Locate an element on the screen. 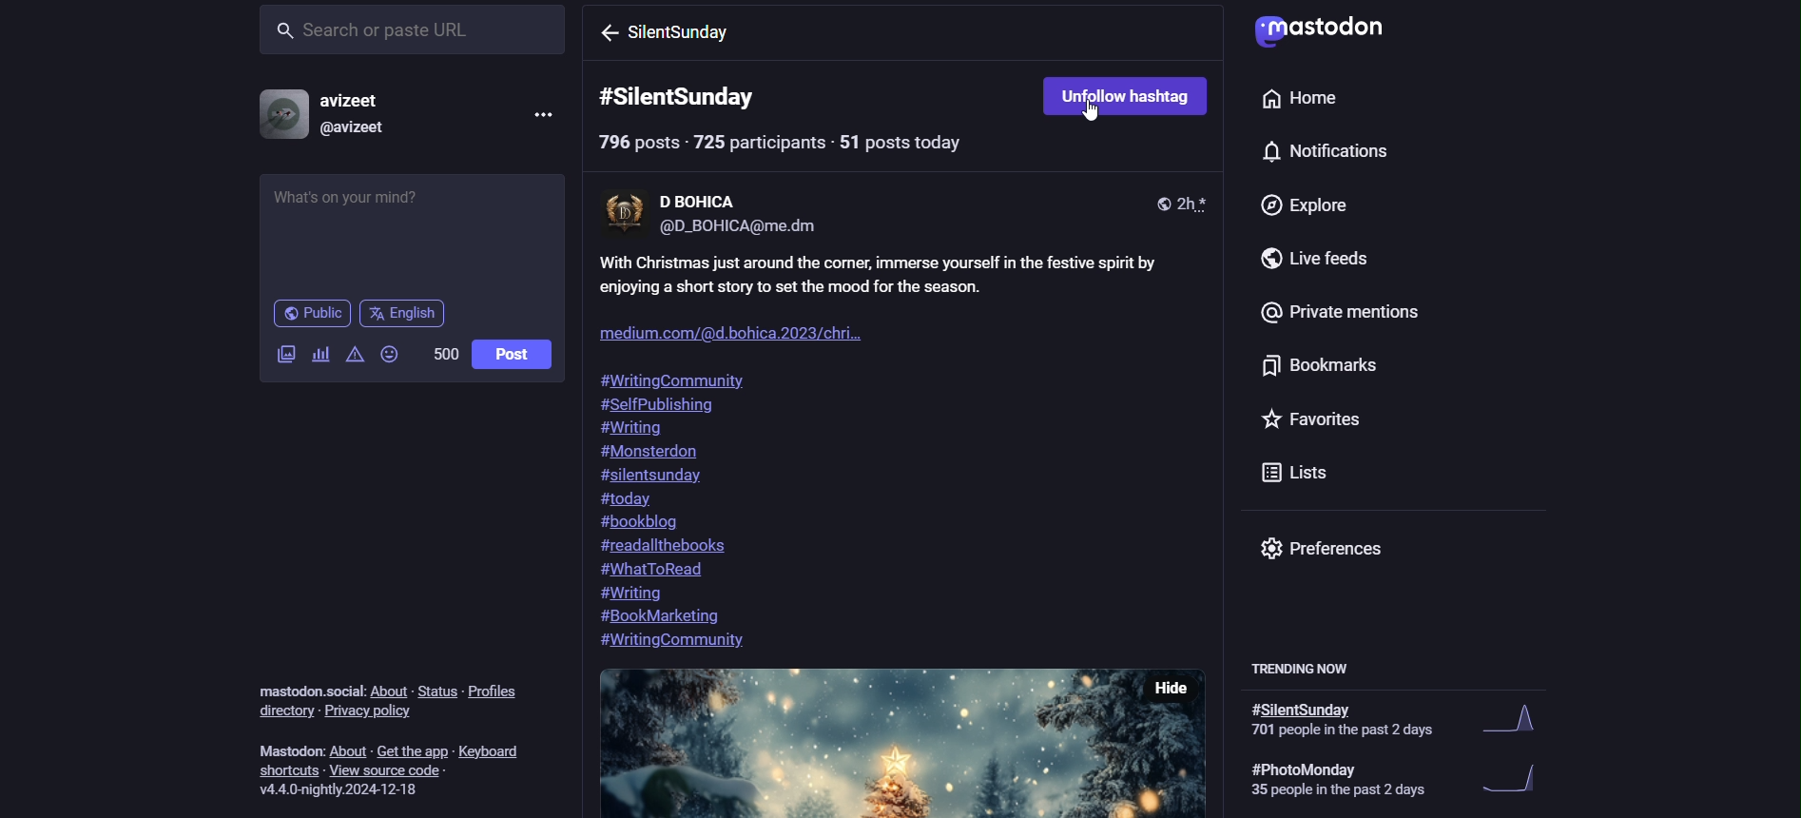  time posted is located at coordinates (1198, 200).